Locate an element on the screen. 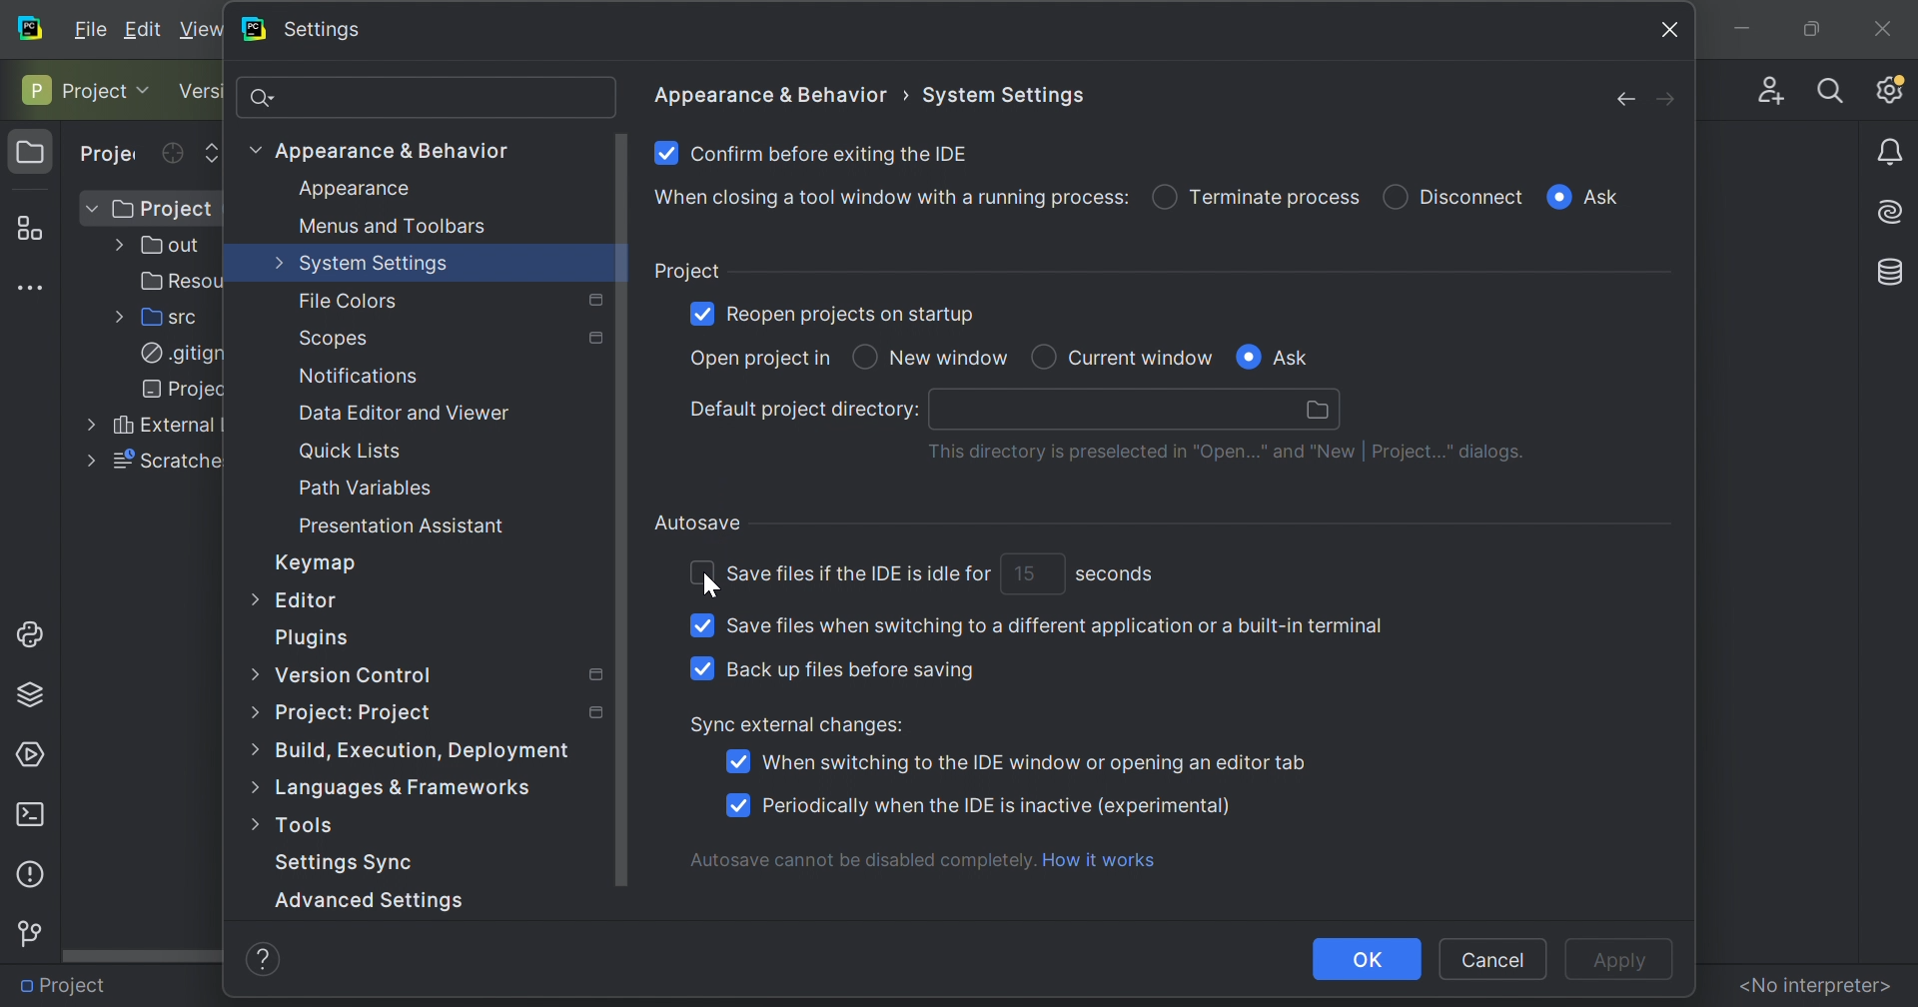 The image size is (1918, 1007). OK is located at coordinates (1368, 959).